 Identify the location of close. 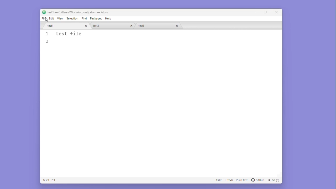
(130, 26).